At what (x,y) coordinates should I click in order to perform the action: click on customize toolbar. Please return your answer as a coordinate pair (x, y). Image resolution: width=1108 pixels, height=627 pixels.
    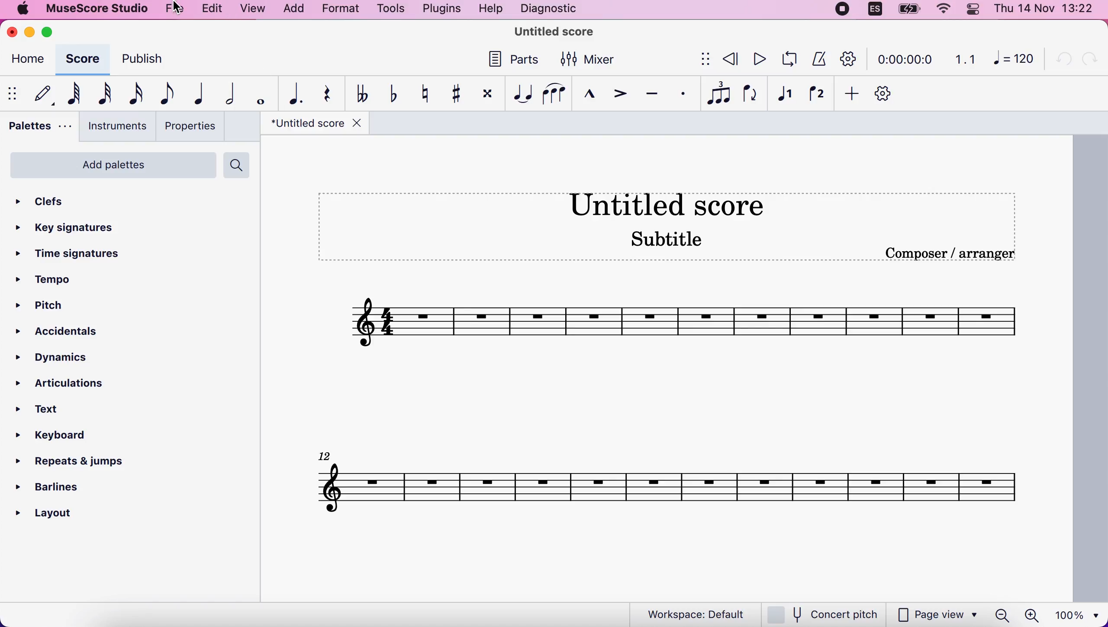
    Looking at the image, I should click on (886, 93).